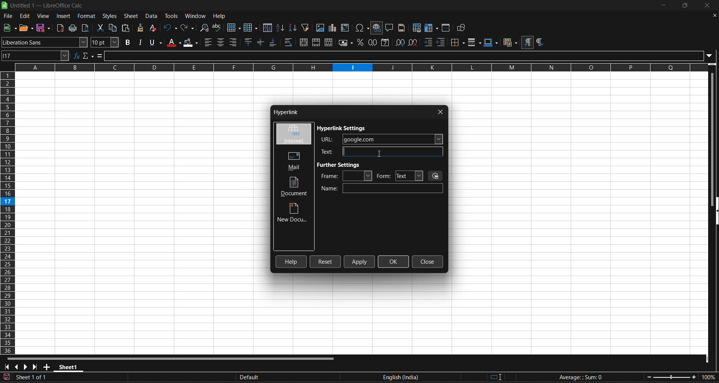 Image resolution: width=719 pixels, height=383 pixels. I want to click on new, so click(27, 28).